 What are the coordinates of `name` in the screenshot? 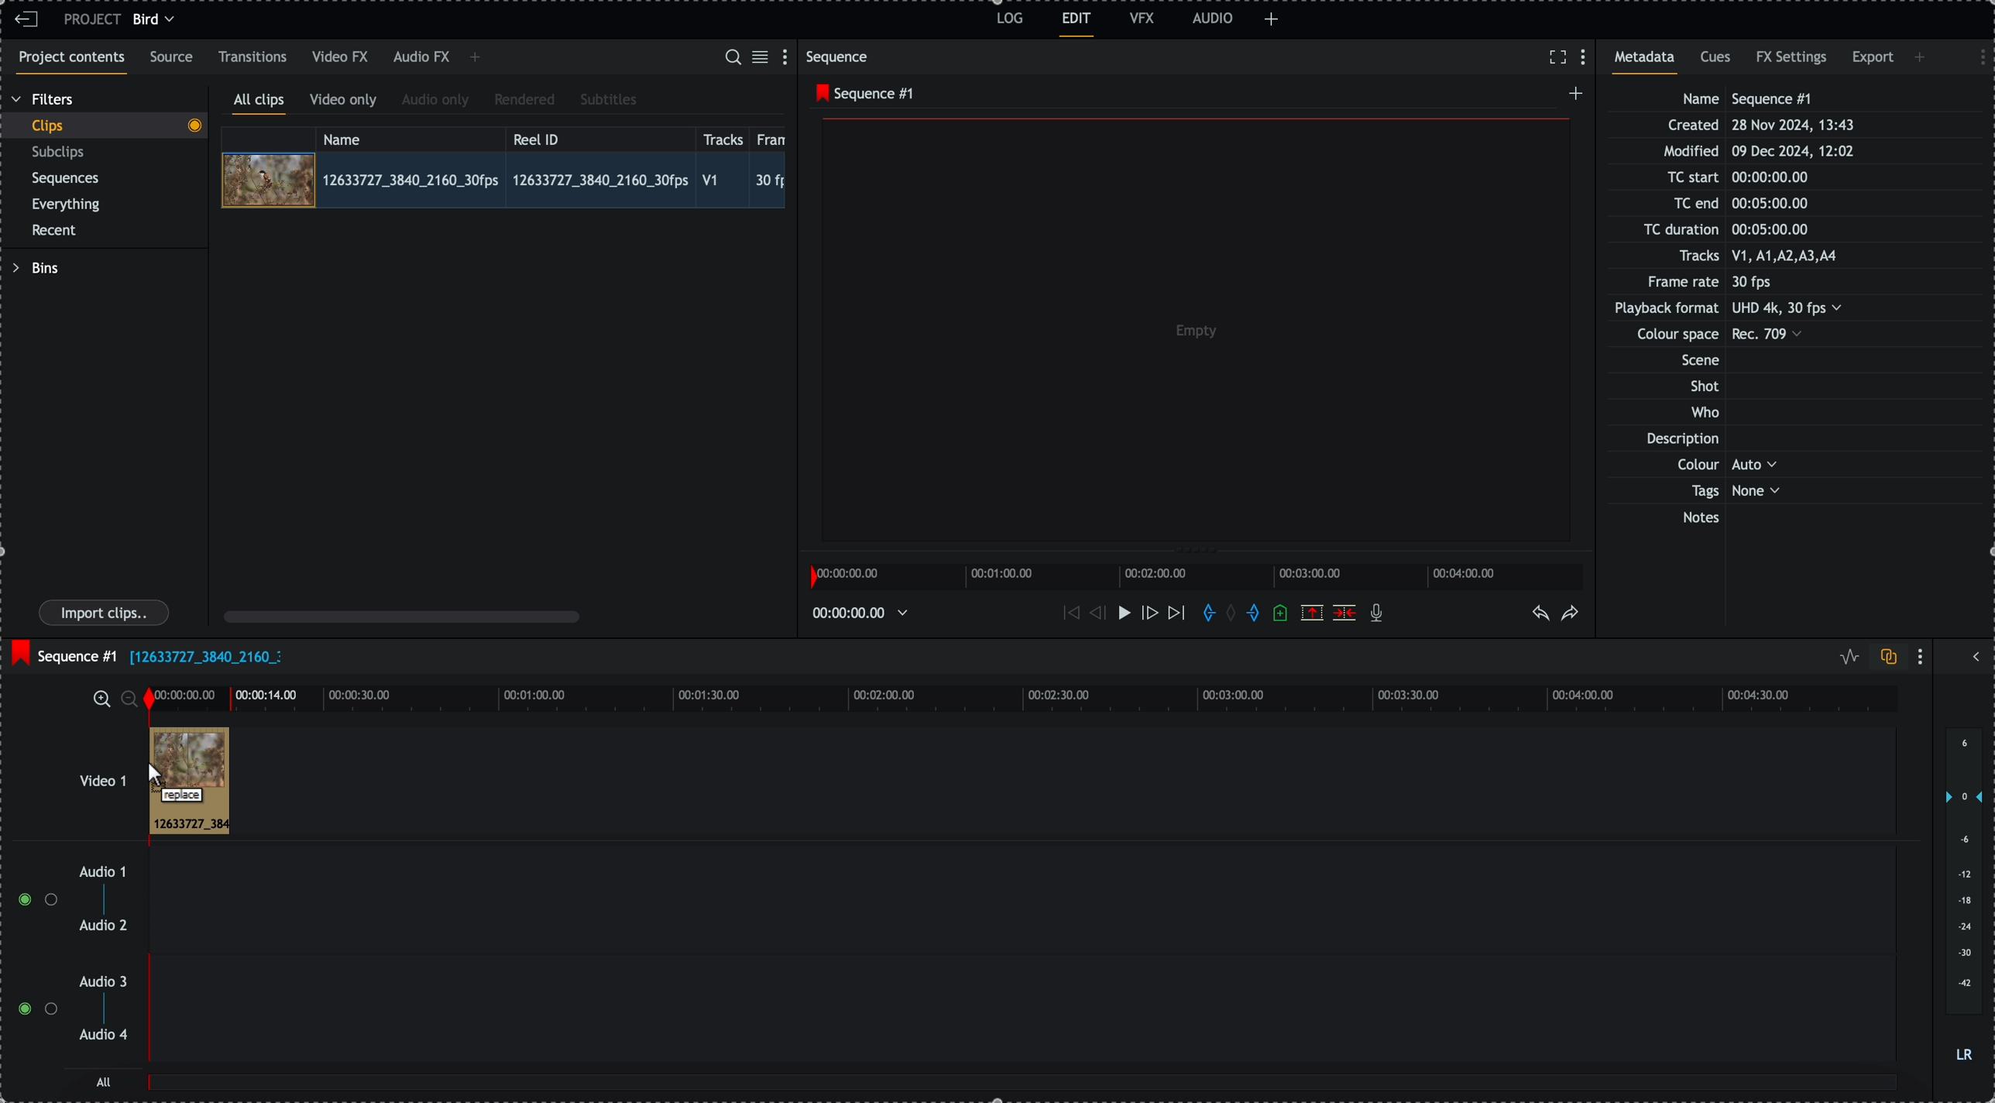 It's located at (410, 137).